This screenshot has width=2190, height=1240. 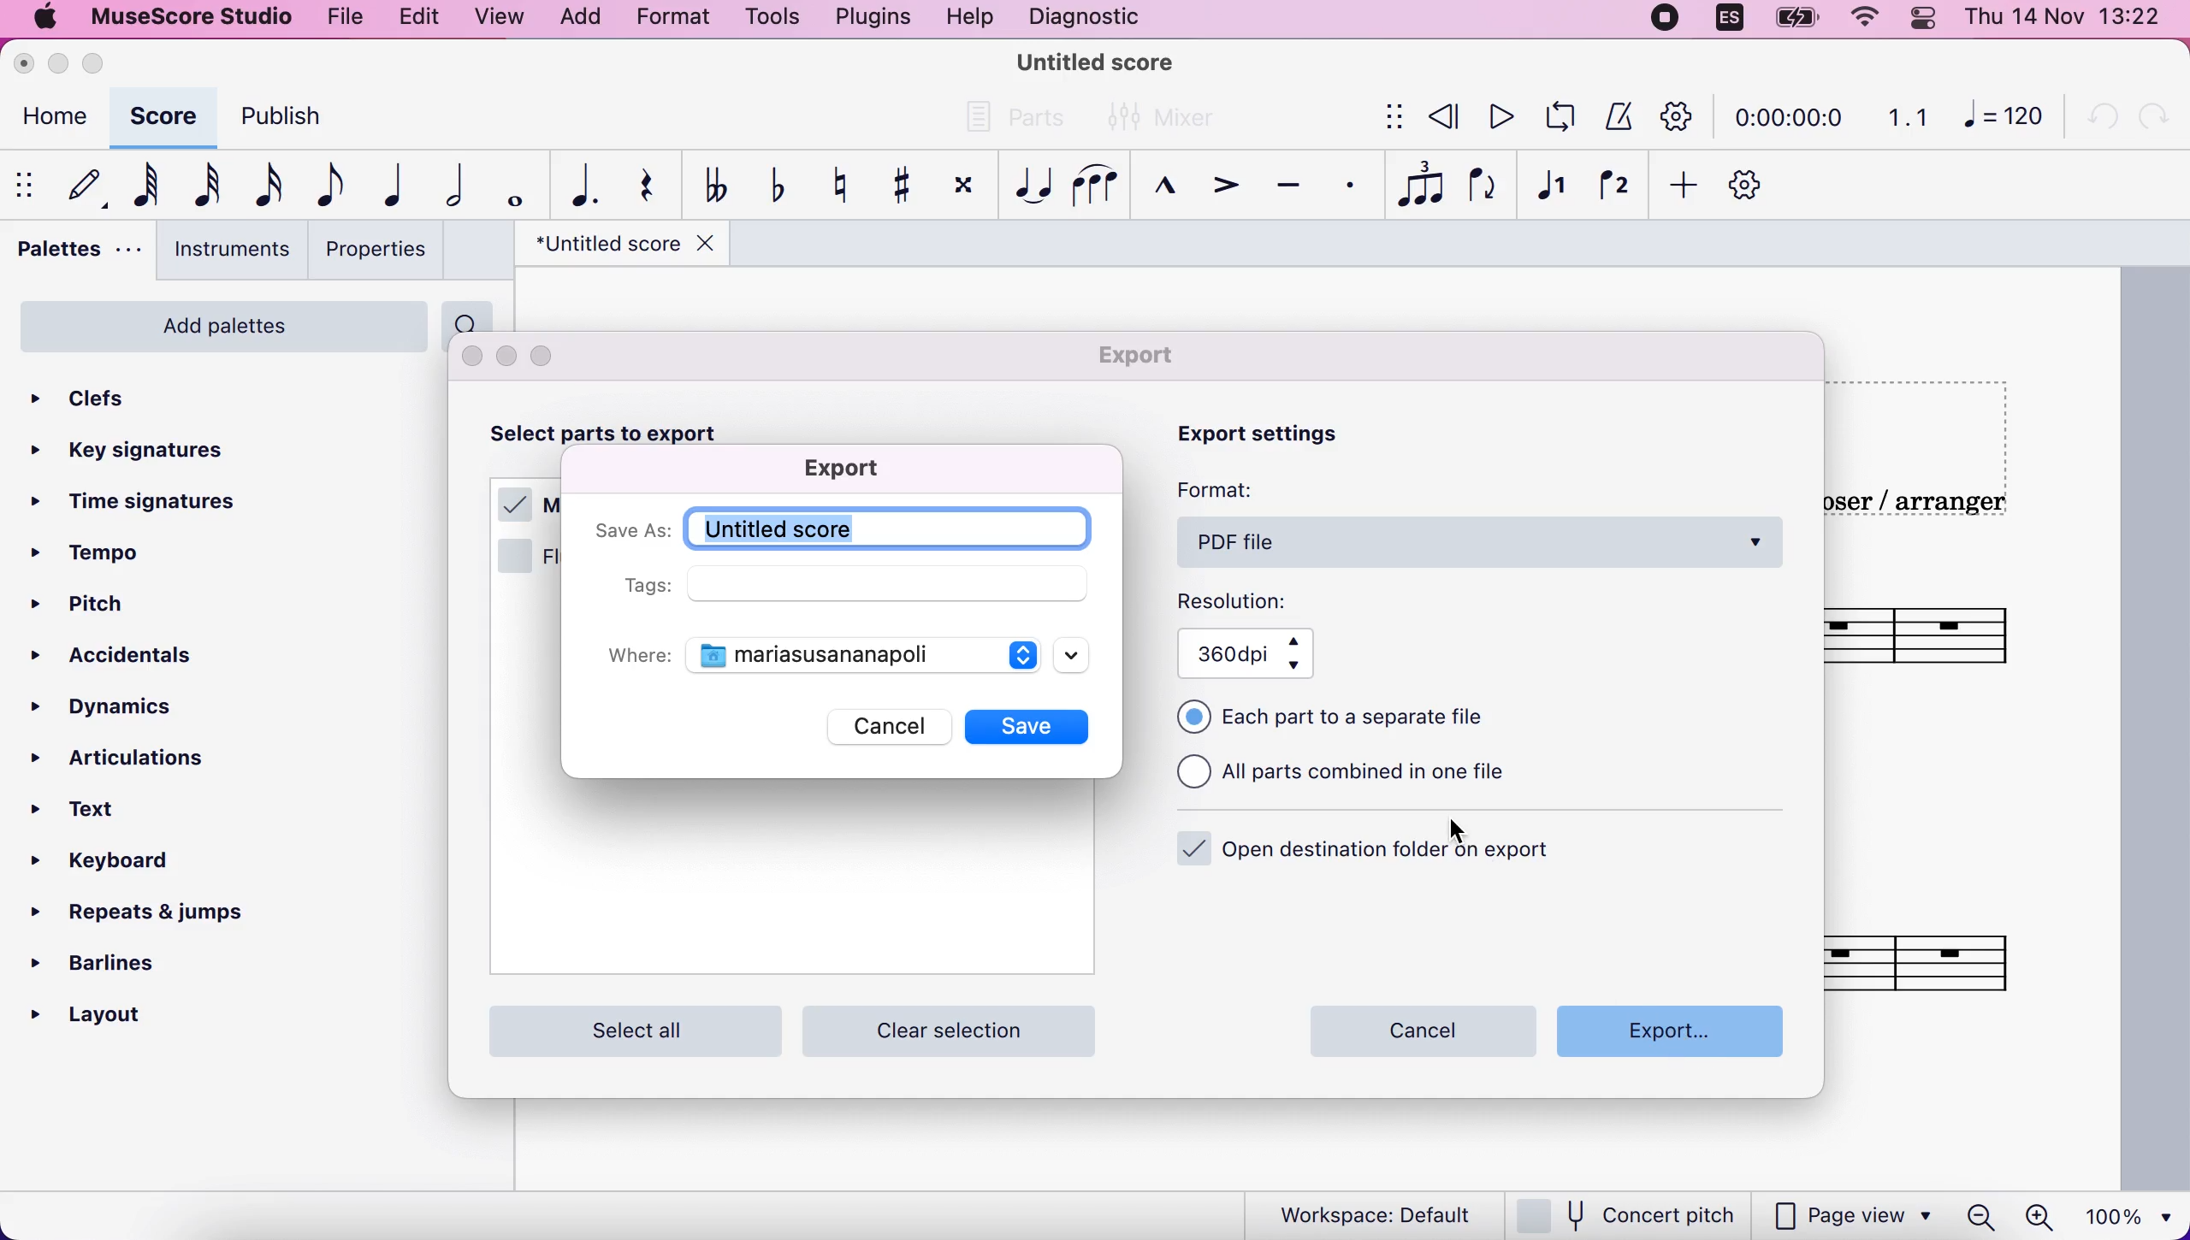 What do you see at coordinates (635, 652) in the screenshot?
I see `where` at bounding box center [635, 652].